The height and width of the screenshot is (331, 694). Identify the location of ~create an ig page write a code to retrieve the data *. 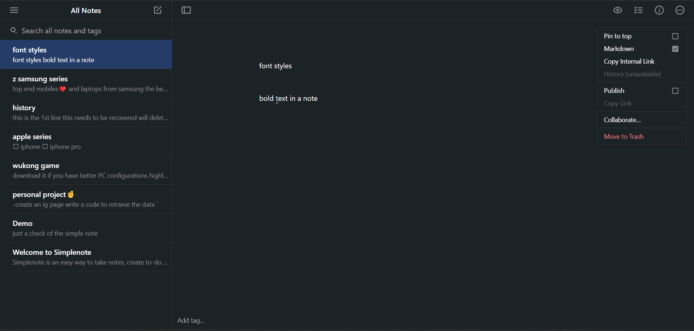
(83, 205).